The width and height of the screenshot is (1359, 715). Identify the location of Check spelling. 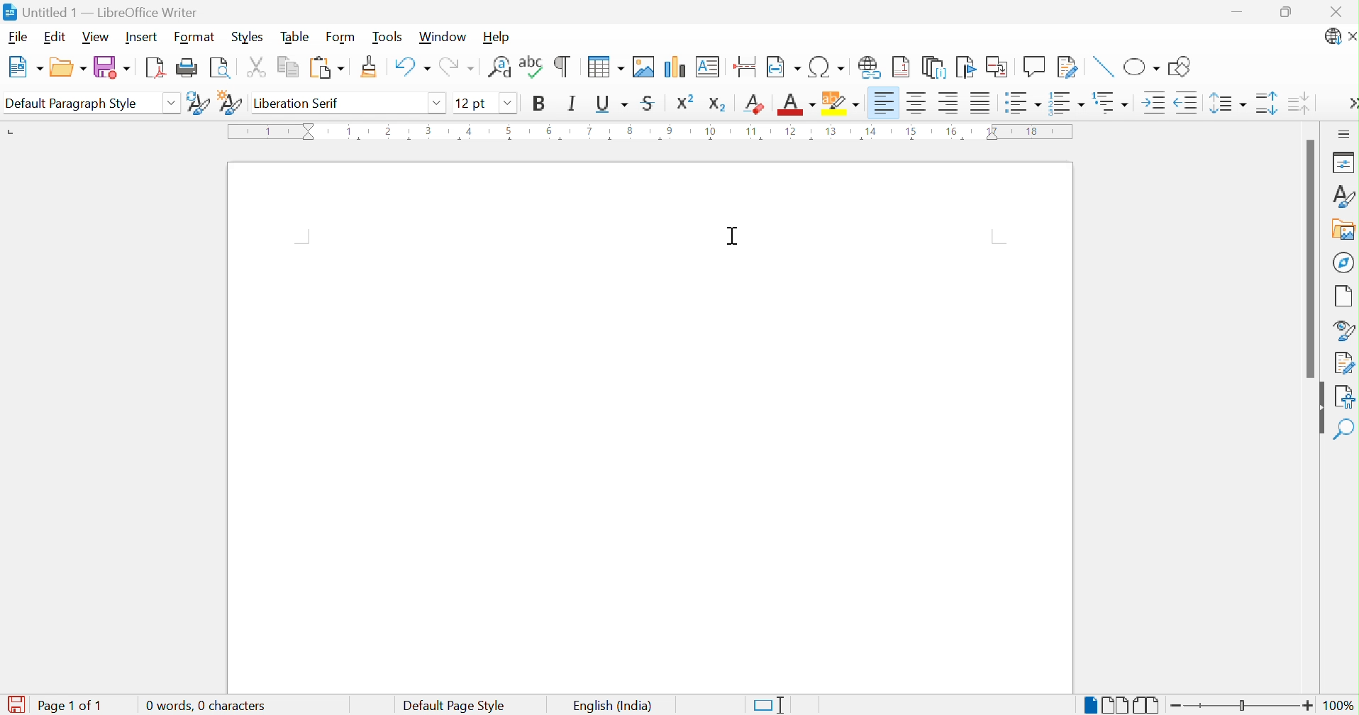
(529, 65).